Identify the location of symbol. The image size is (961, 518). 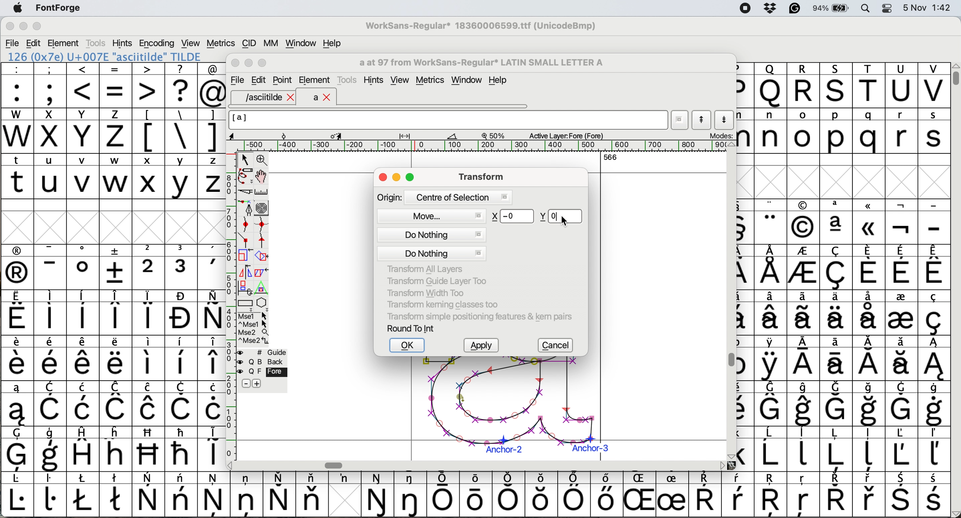
(934, 358).